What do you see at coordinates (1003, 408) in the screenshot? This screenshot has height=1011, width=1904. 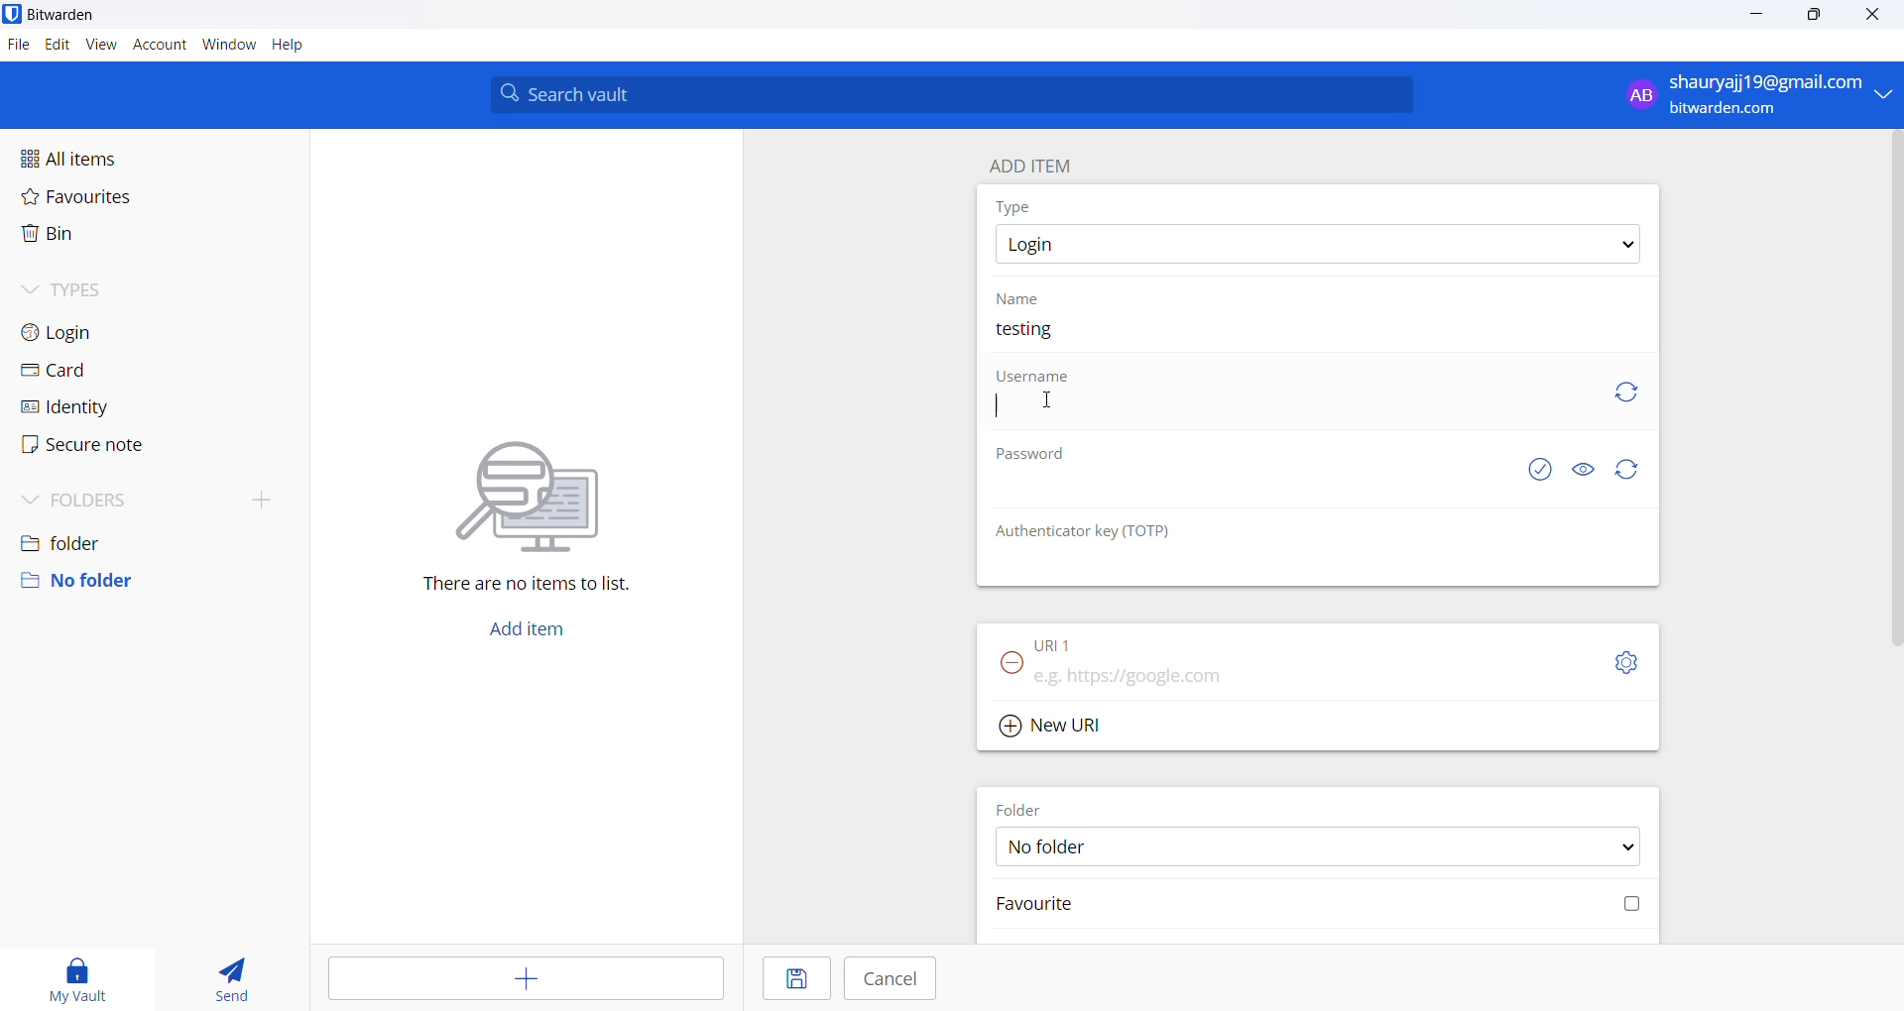 I see `text cursor` at bounding box center [1003, 408].